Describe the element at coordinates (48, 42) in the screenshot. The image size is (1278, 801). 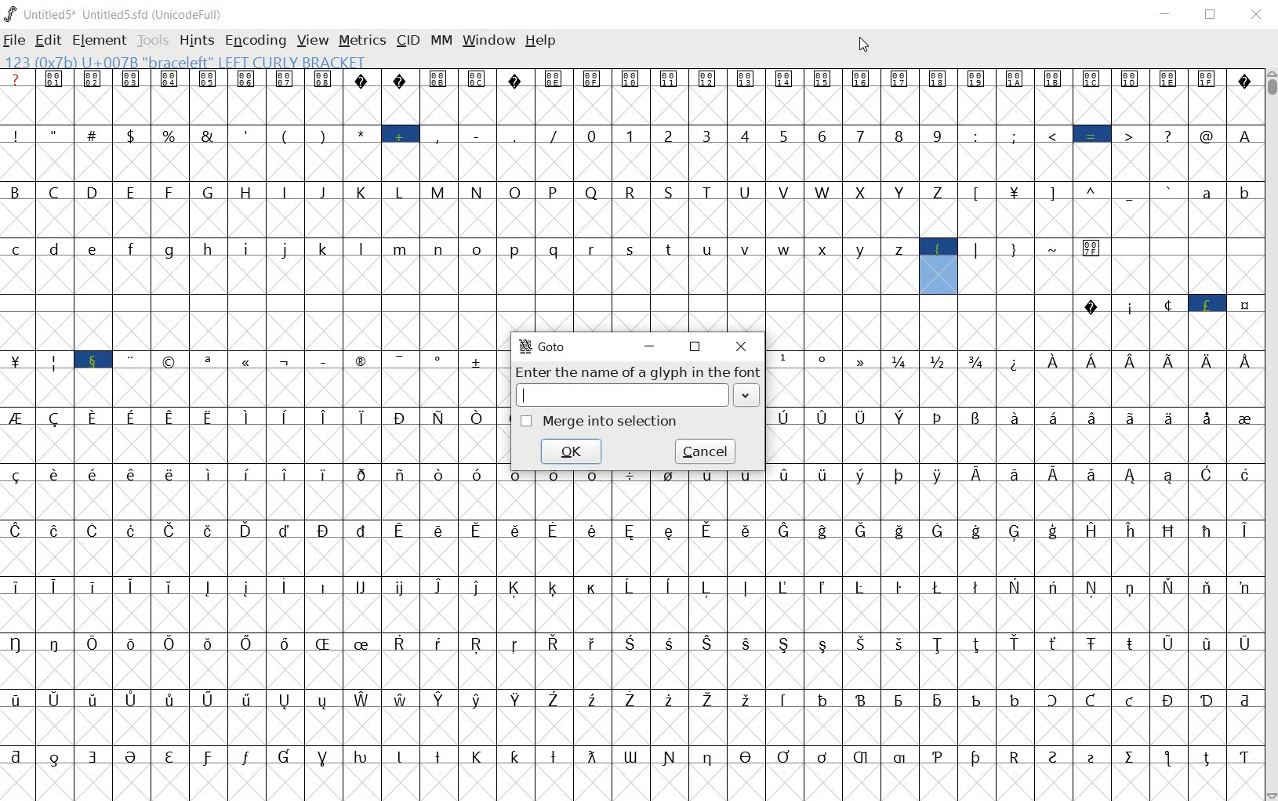
I see `EDIT` at that location.